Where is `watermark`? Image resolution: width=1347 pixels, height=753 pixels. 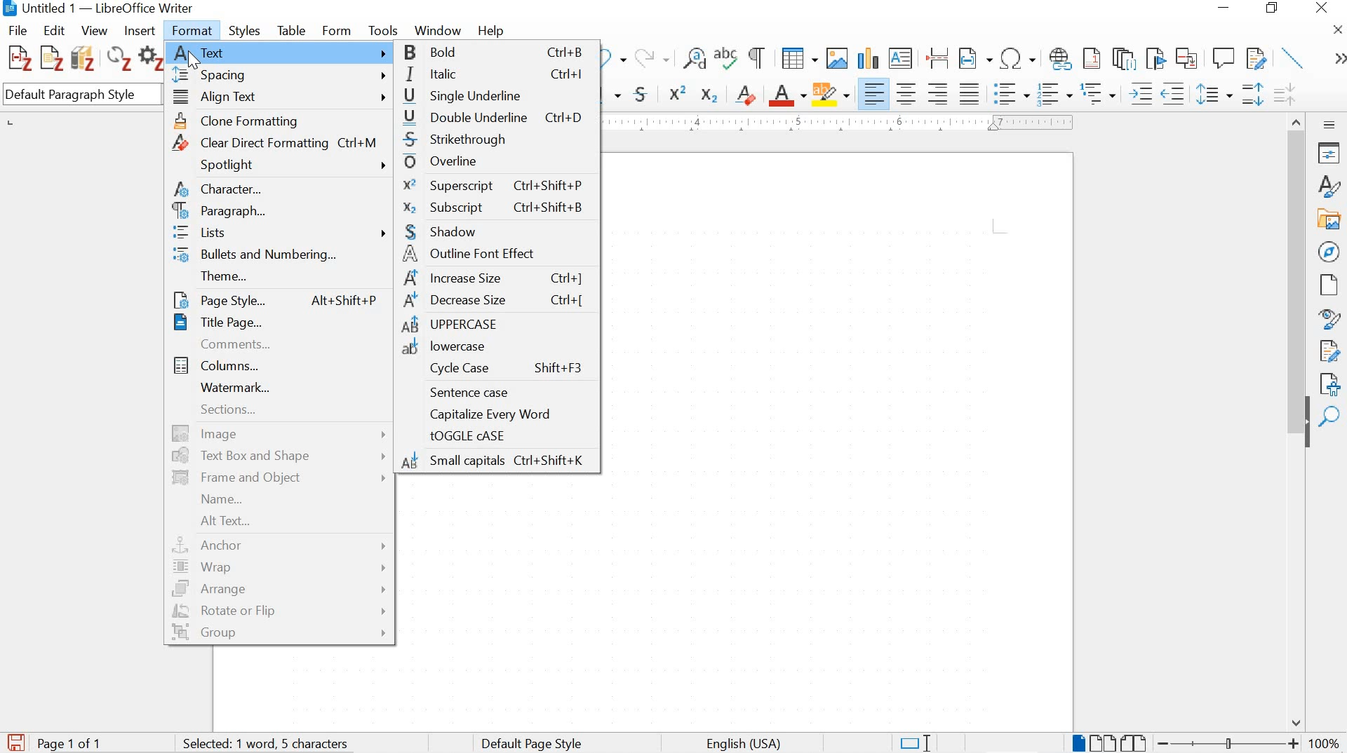 watermark is located at coordinates (277, 387).